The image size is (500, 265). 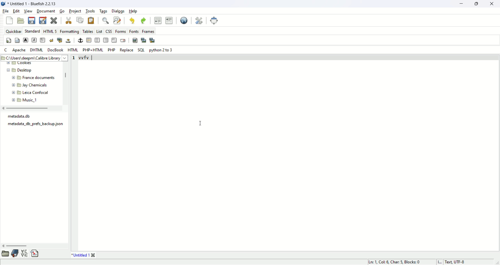 I want to click on css, so click(x=109, y=32).